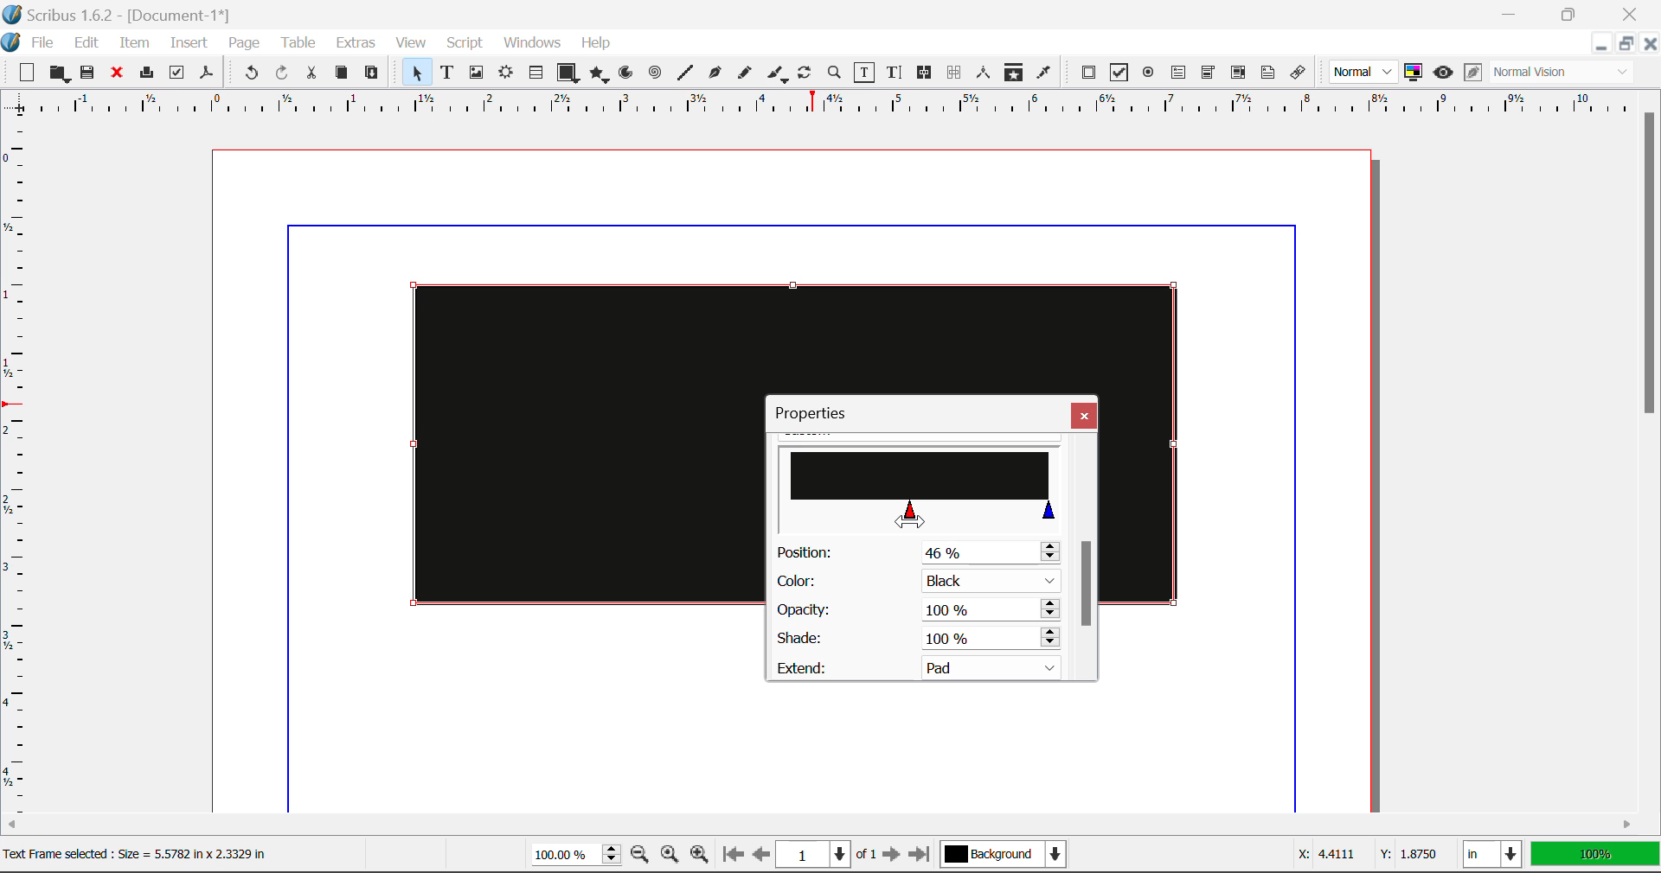  What do you see at coordinates (12, 43) in the screenshot?
I see `scribus logo` at bounding box center [12, 43].